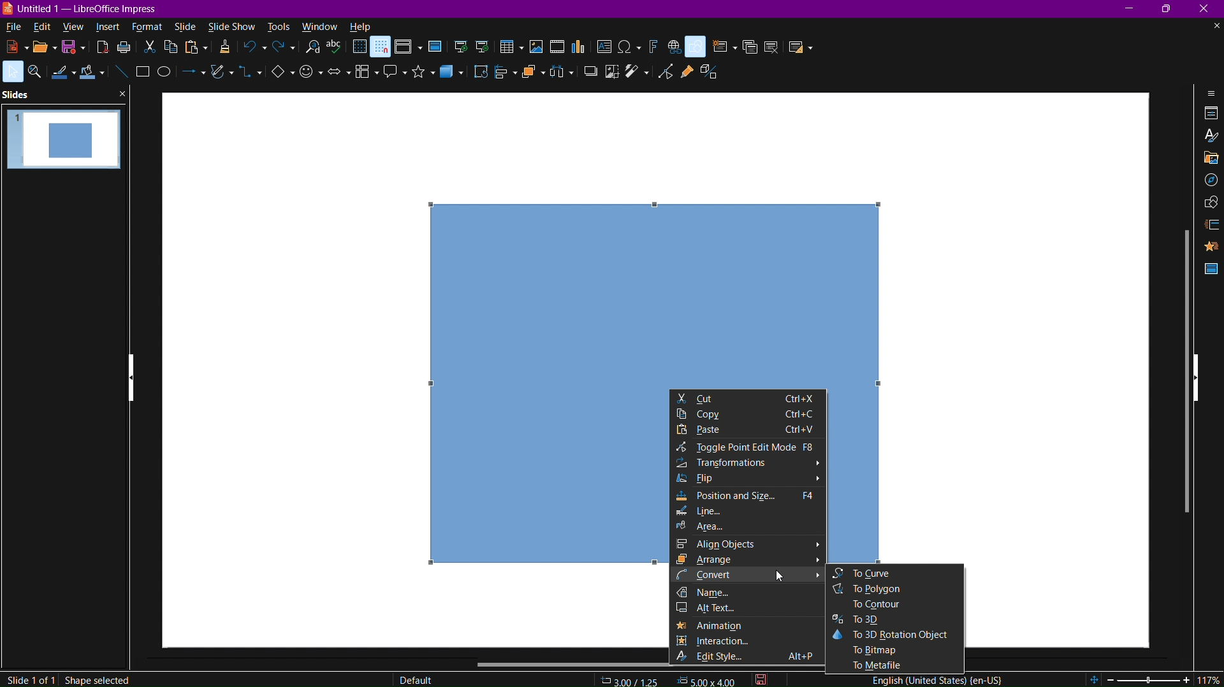  Describe the element at coordinates (1187, 679) in the screenshot. I see `zoom in` at that location.